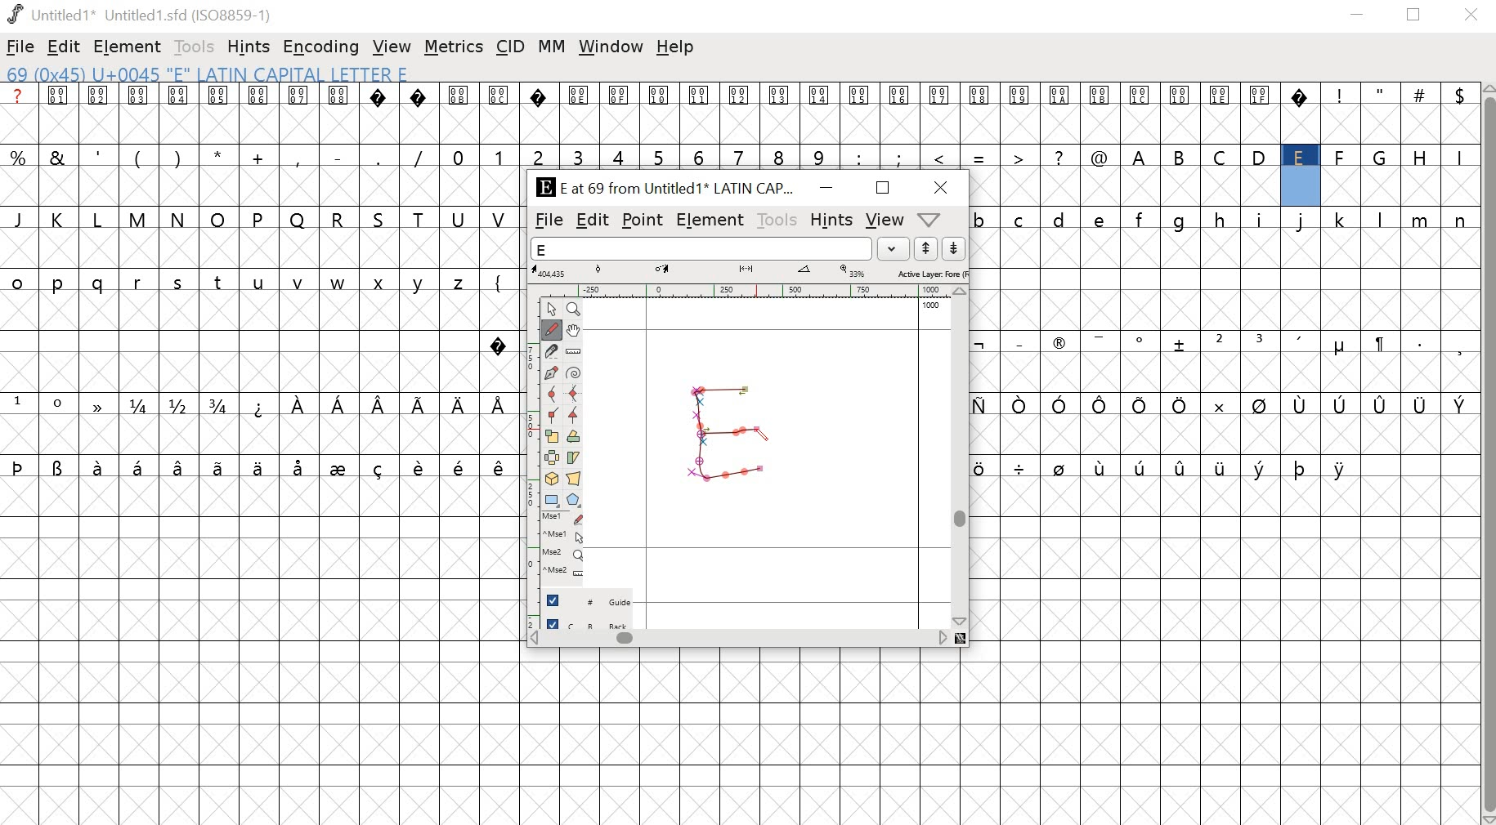  Describe the element at coordinates (675, 47) in the screenshot. I see `help` at that location.